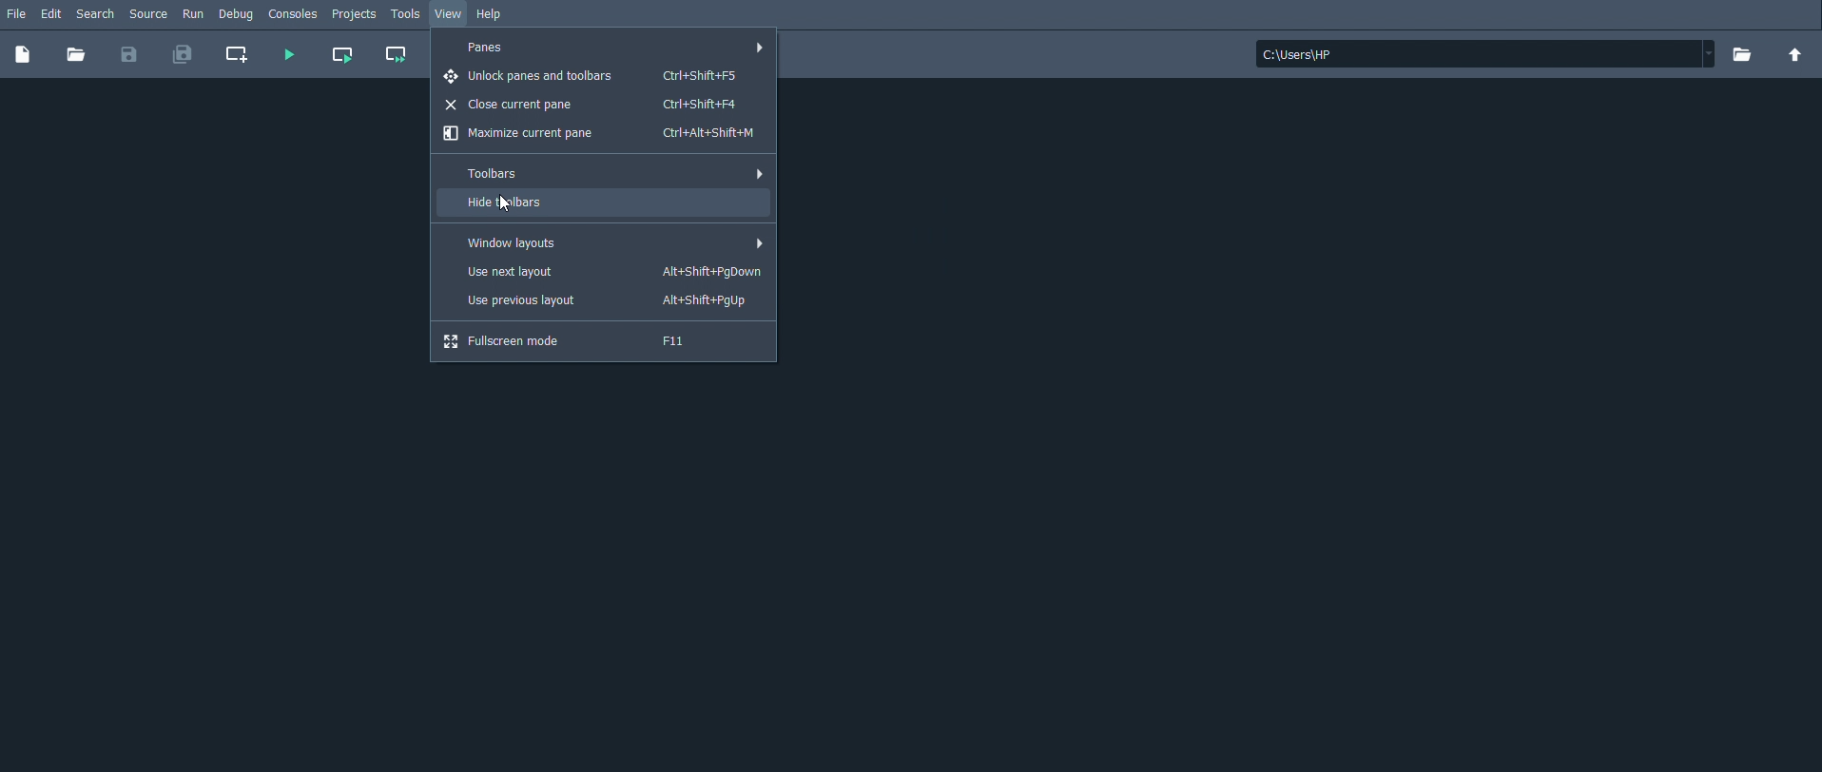 The width and height of the screenshot is (1822, 772). I want to click on Help, so click(491, 13).